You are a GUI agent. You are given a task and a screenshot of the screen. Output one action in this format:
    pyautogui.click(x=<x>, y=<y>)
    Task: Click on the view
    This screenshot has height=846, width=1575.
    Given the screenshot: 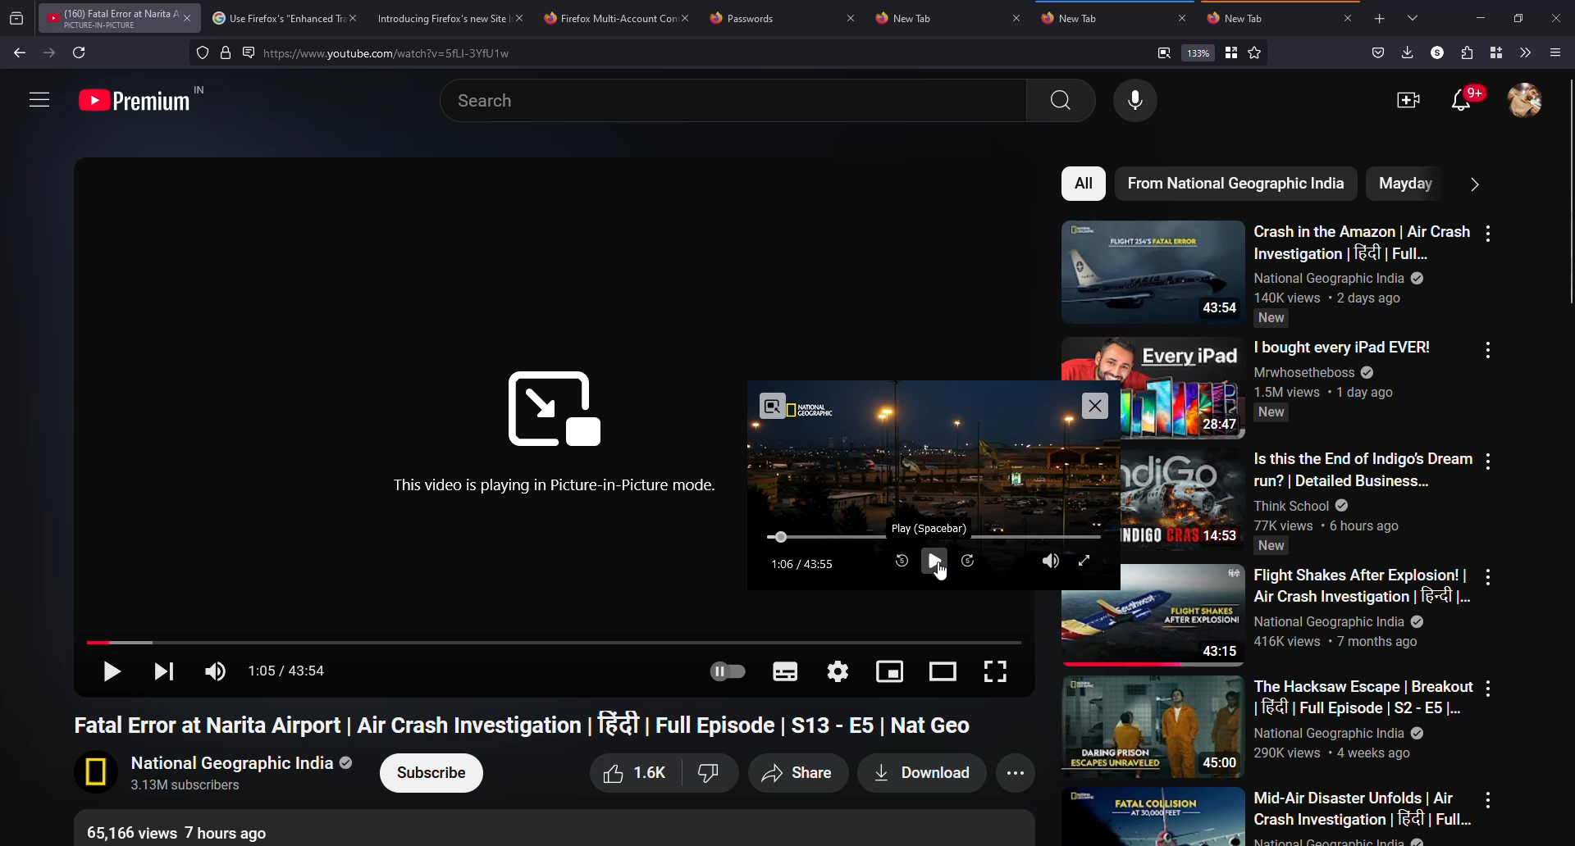 What is the action you would take?
    pyautogui.click(x=1163, y=52)
    